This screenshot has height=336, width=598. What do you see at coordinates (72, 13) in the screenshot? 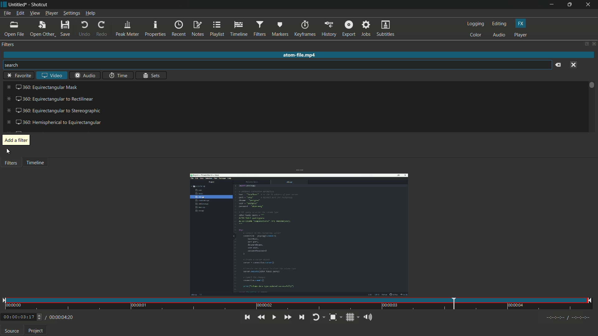
I see `settings menu` at bounding box center [72, 13].